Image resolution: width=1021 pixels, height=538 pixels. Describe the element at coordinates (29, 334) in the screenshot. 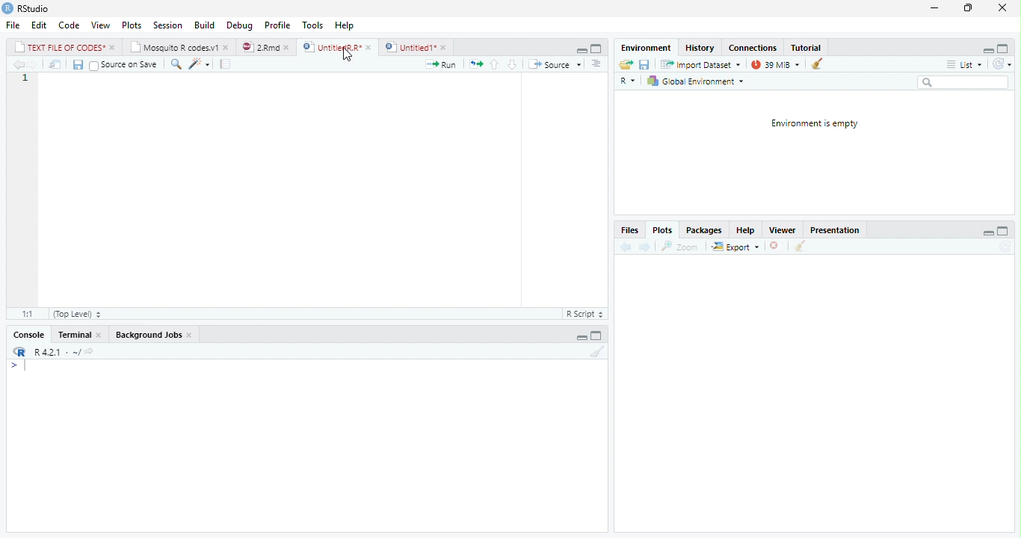

I see `Console` at that location.